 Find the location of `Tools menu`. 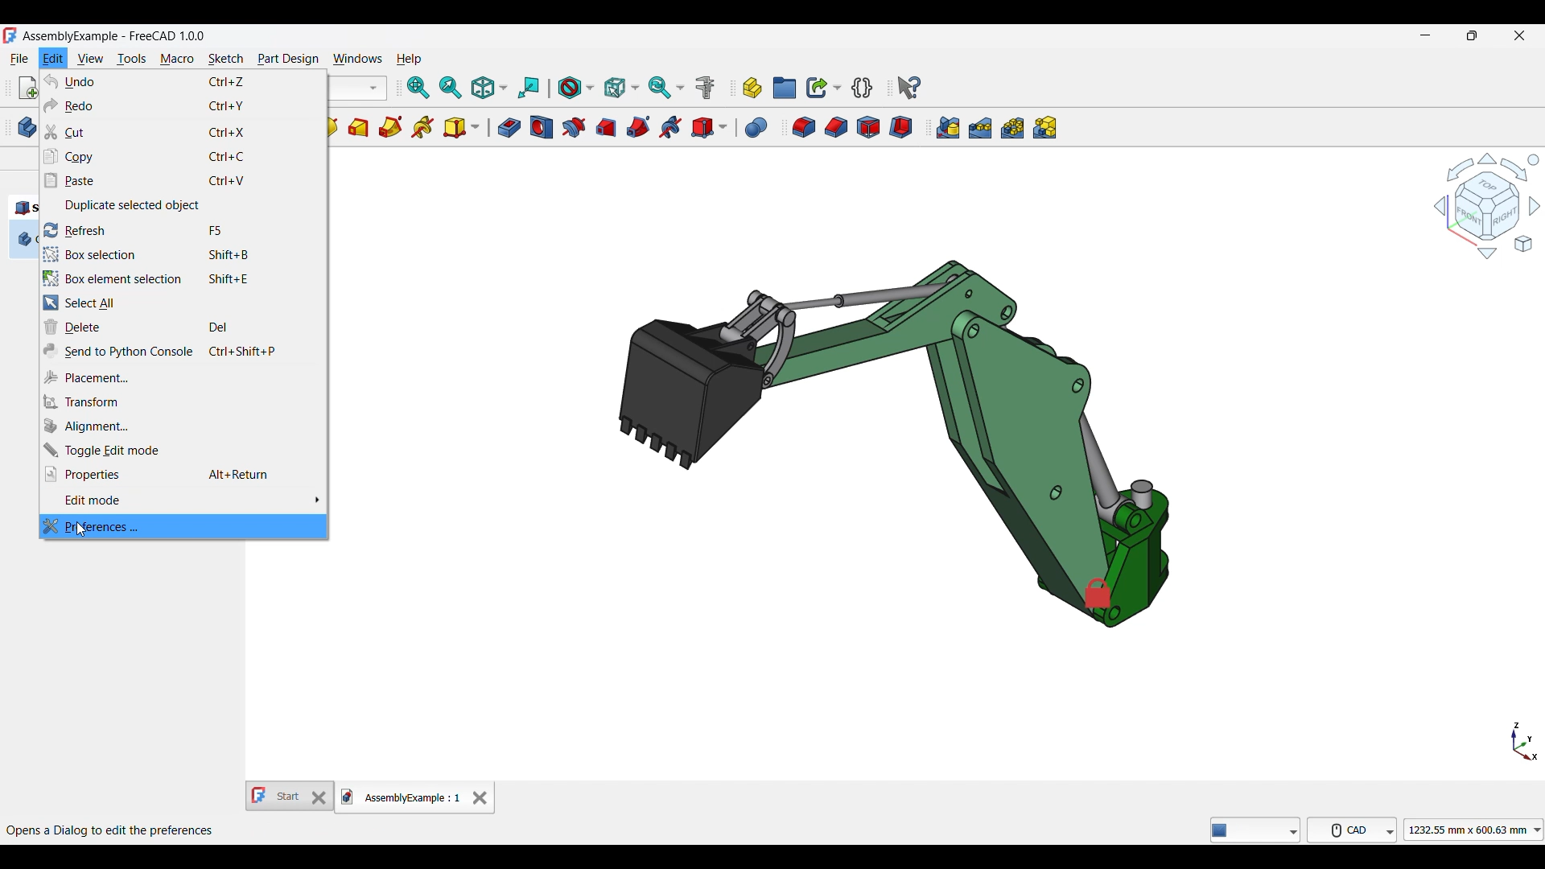

Tools menu is located at coordinates (131, 59).